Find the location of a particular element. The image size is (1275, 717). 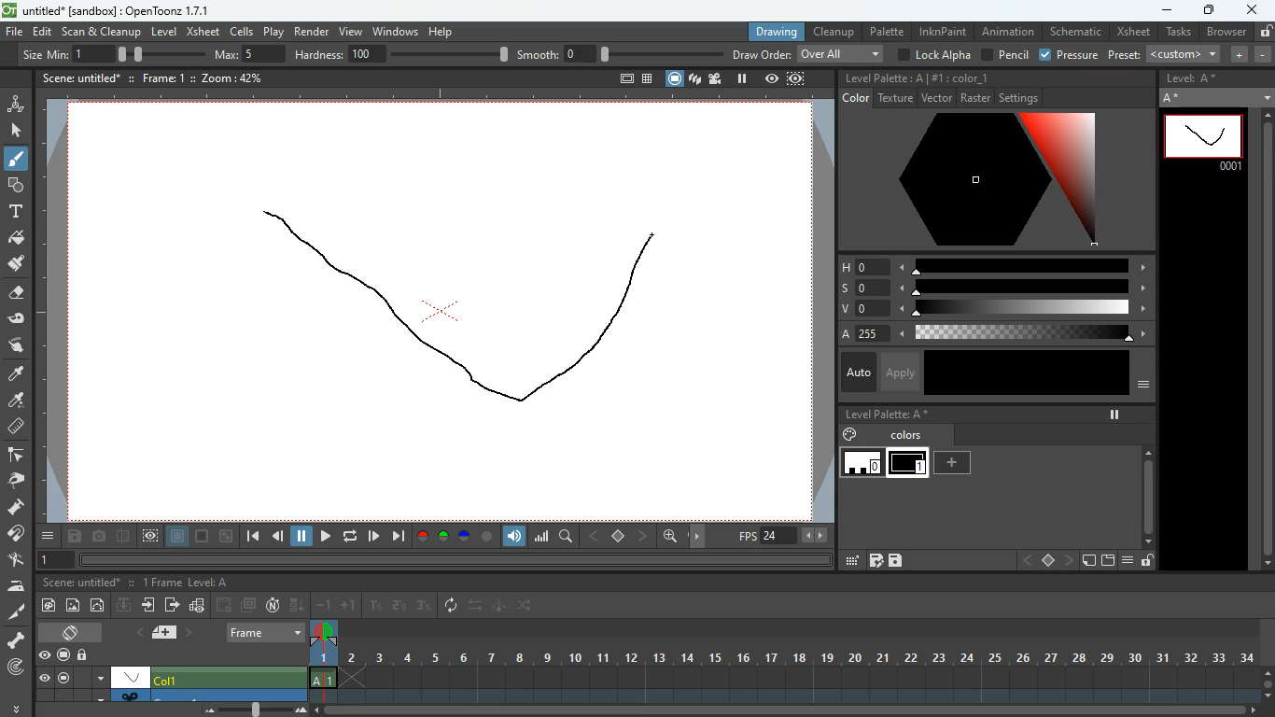

level is located at coordinates (163, 32).